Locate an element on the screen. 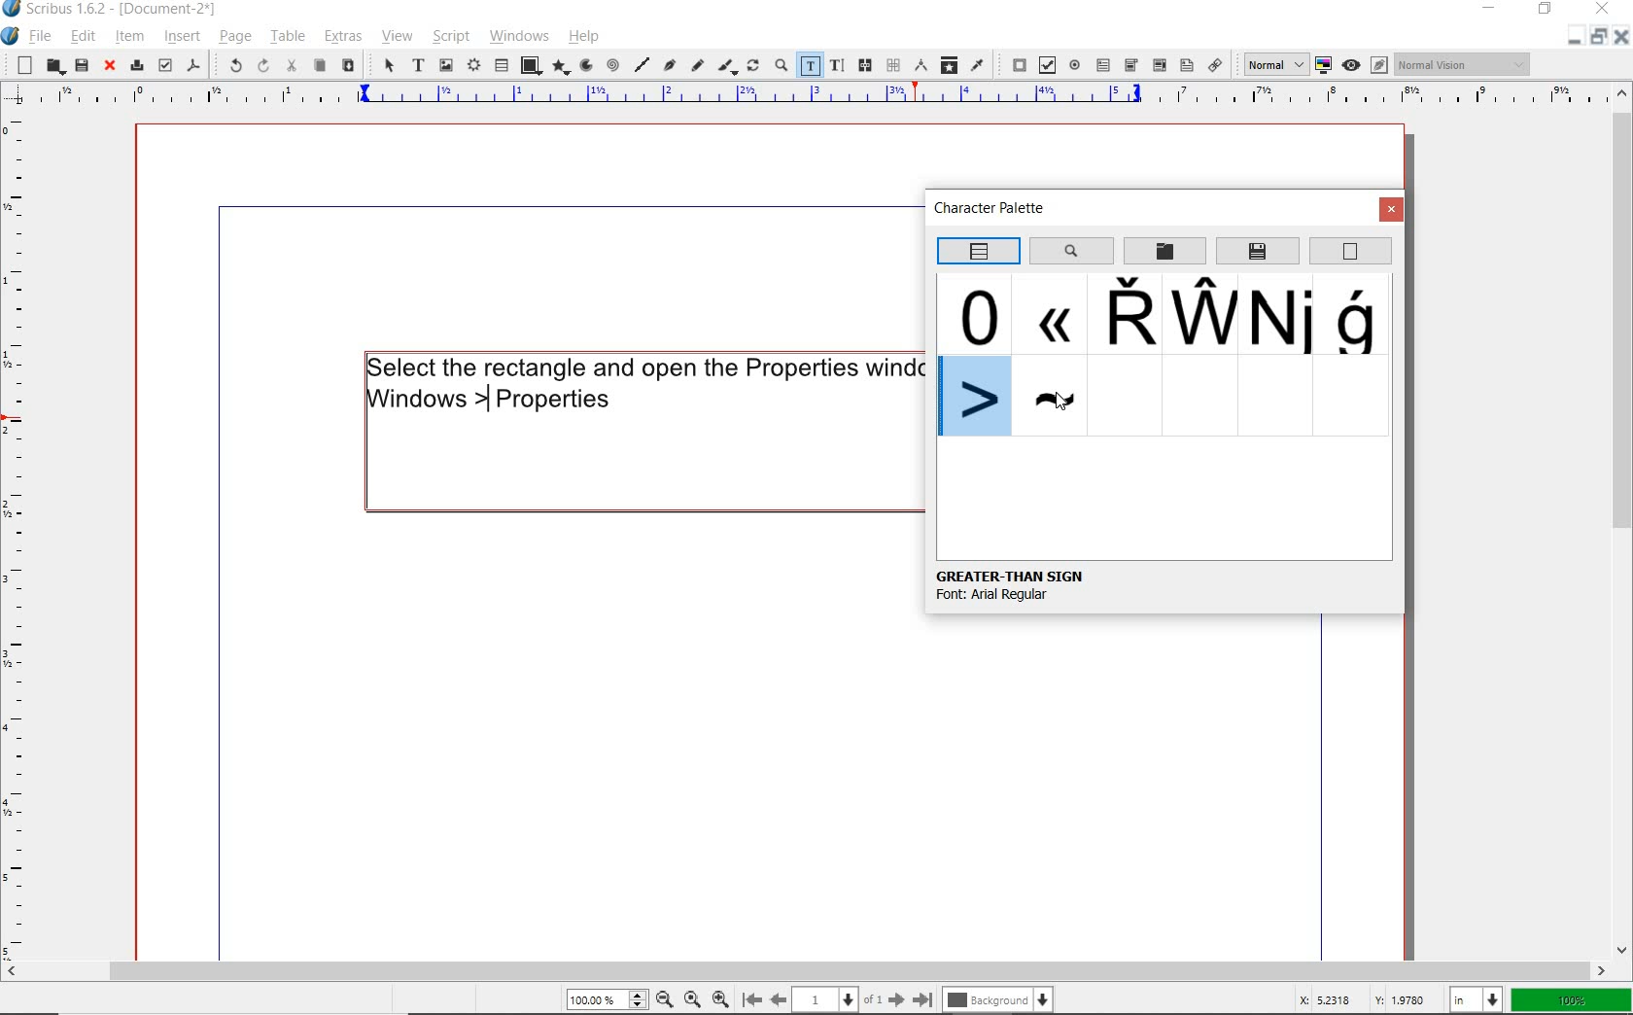   Font: Arial Regular is located at coordinates (1019, 600).